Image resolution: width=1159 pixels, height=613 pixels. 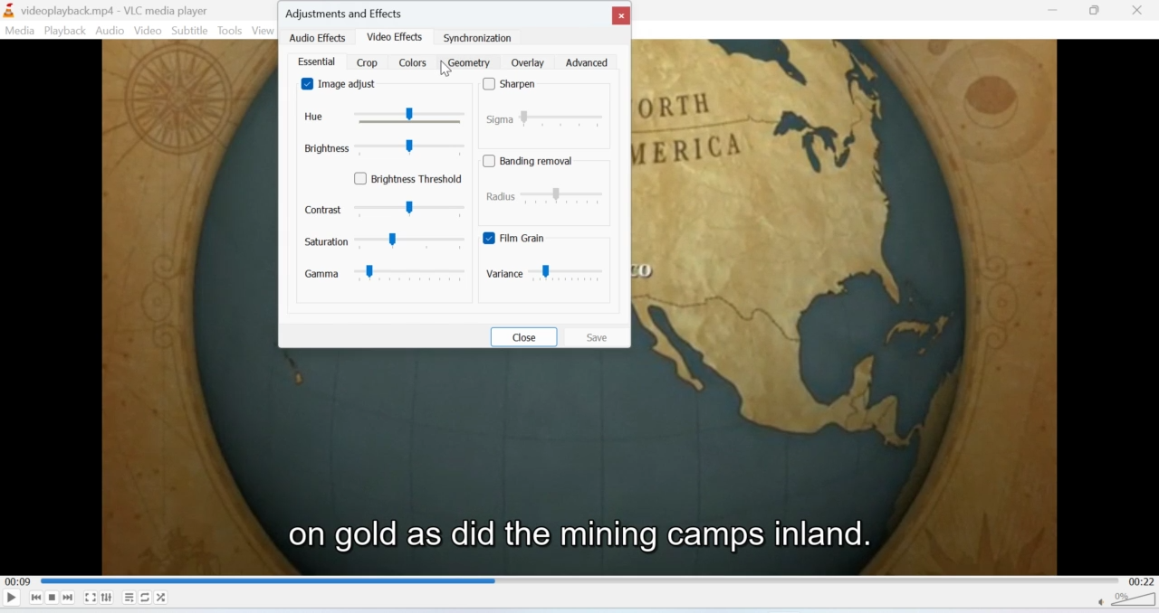 I want to click on View, so click(x=263, y=31).